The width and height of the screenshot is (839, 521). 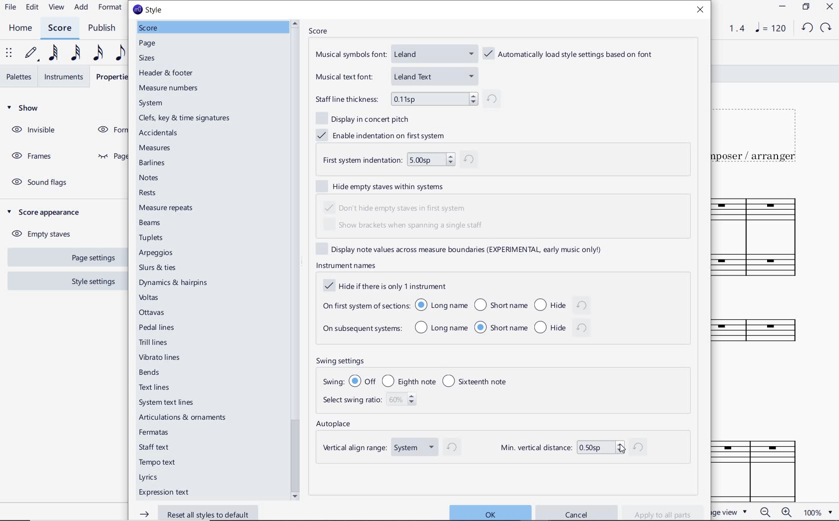 I want to click on long name, so click(x=441, y=328).